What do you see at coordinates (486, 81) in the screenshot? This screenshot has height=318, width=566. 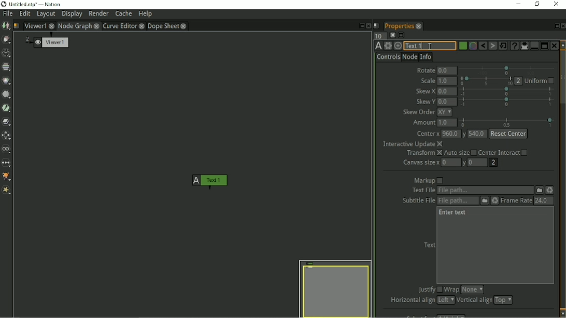 I see `selection bar` at bounding box center [486, 81].